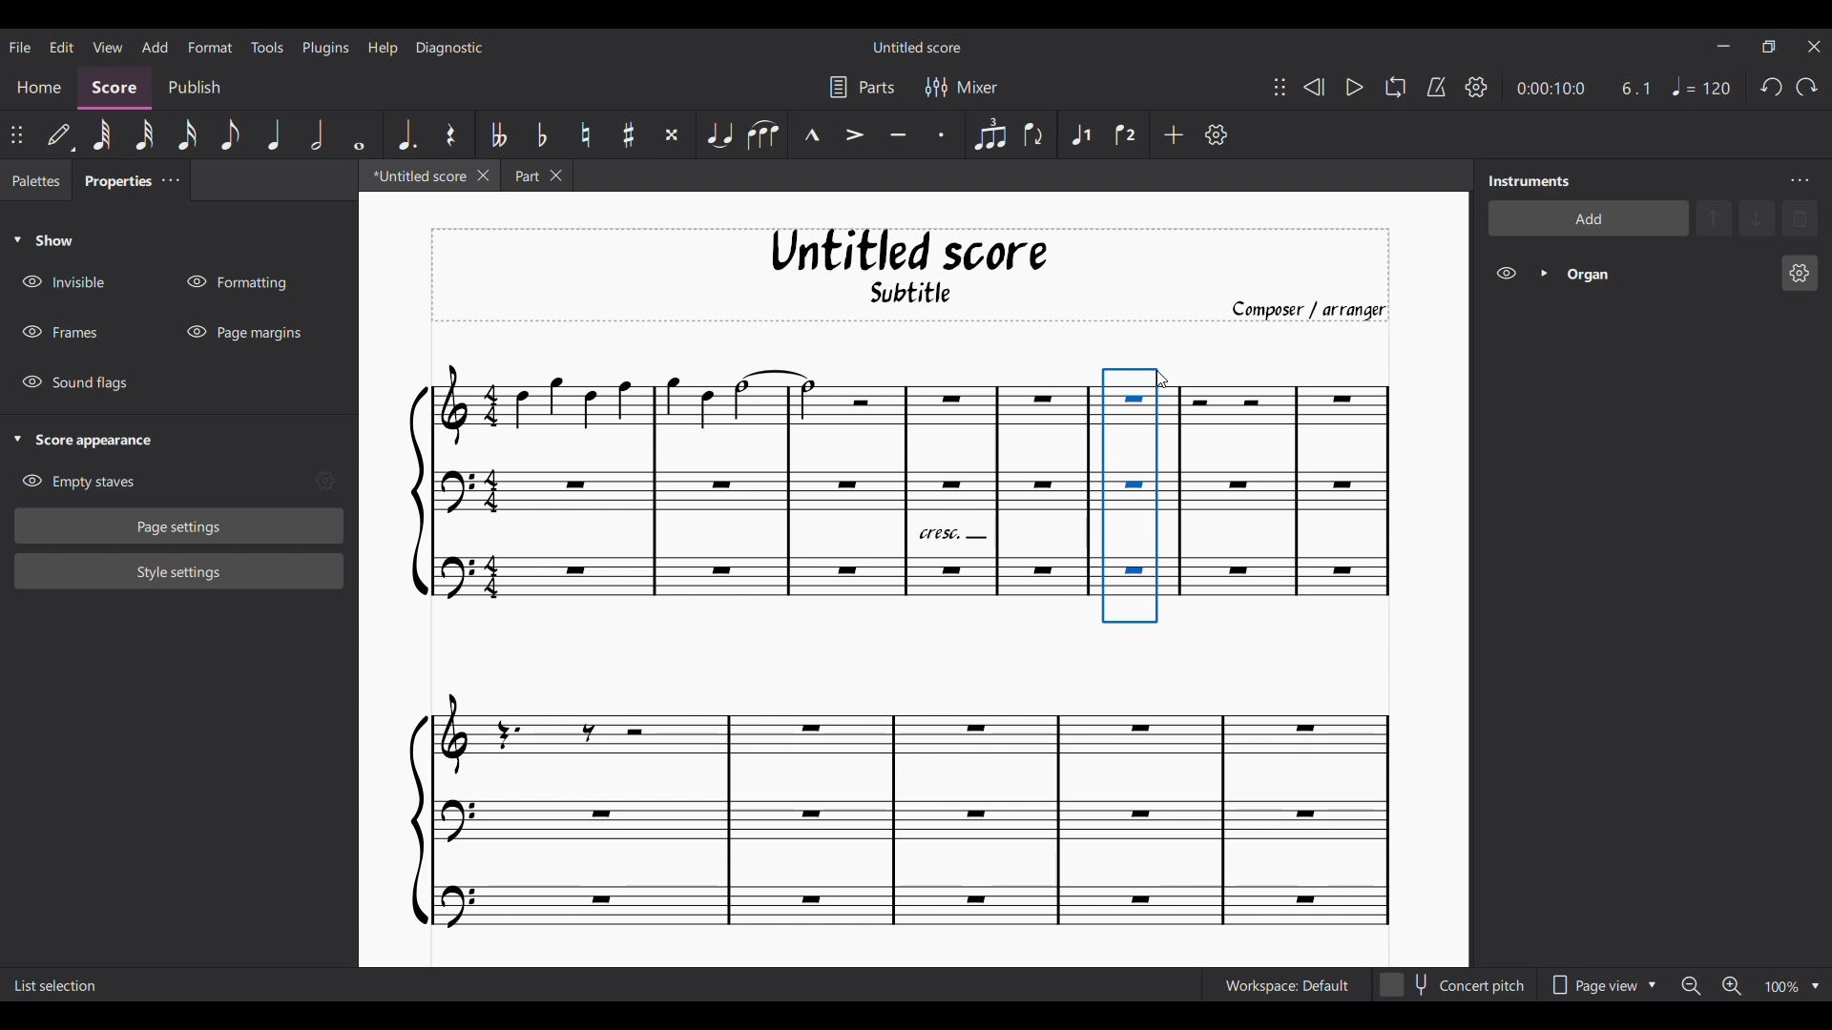 The width and height of the screenshot is (1832, 1030). I want to click on Minimize, so click(1723, 46).